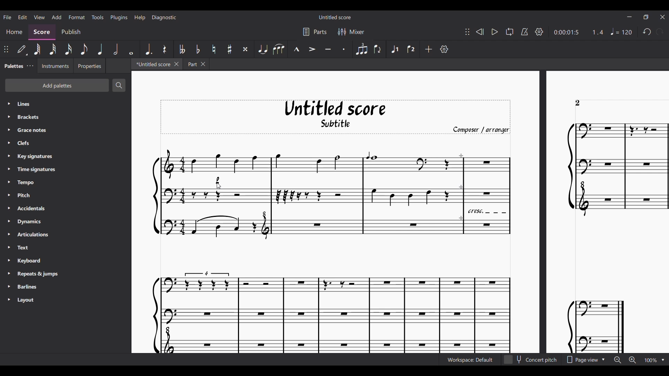 This screenshot has height=376, width=669. Describe the element at coordinates (579, 32) in the screenshot. I see `Current duration and ratio` at that location.